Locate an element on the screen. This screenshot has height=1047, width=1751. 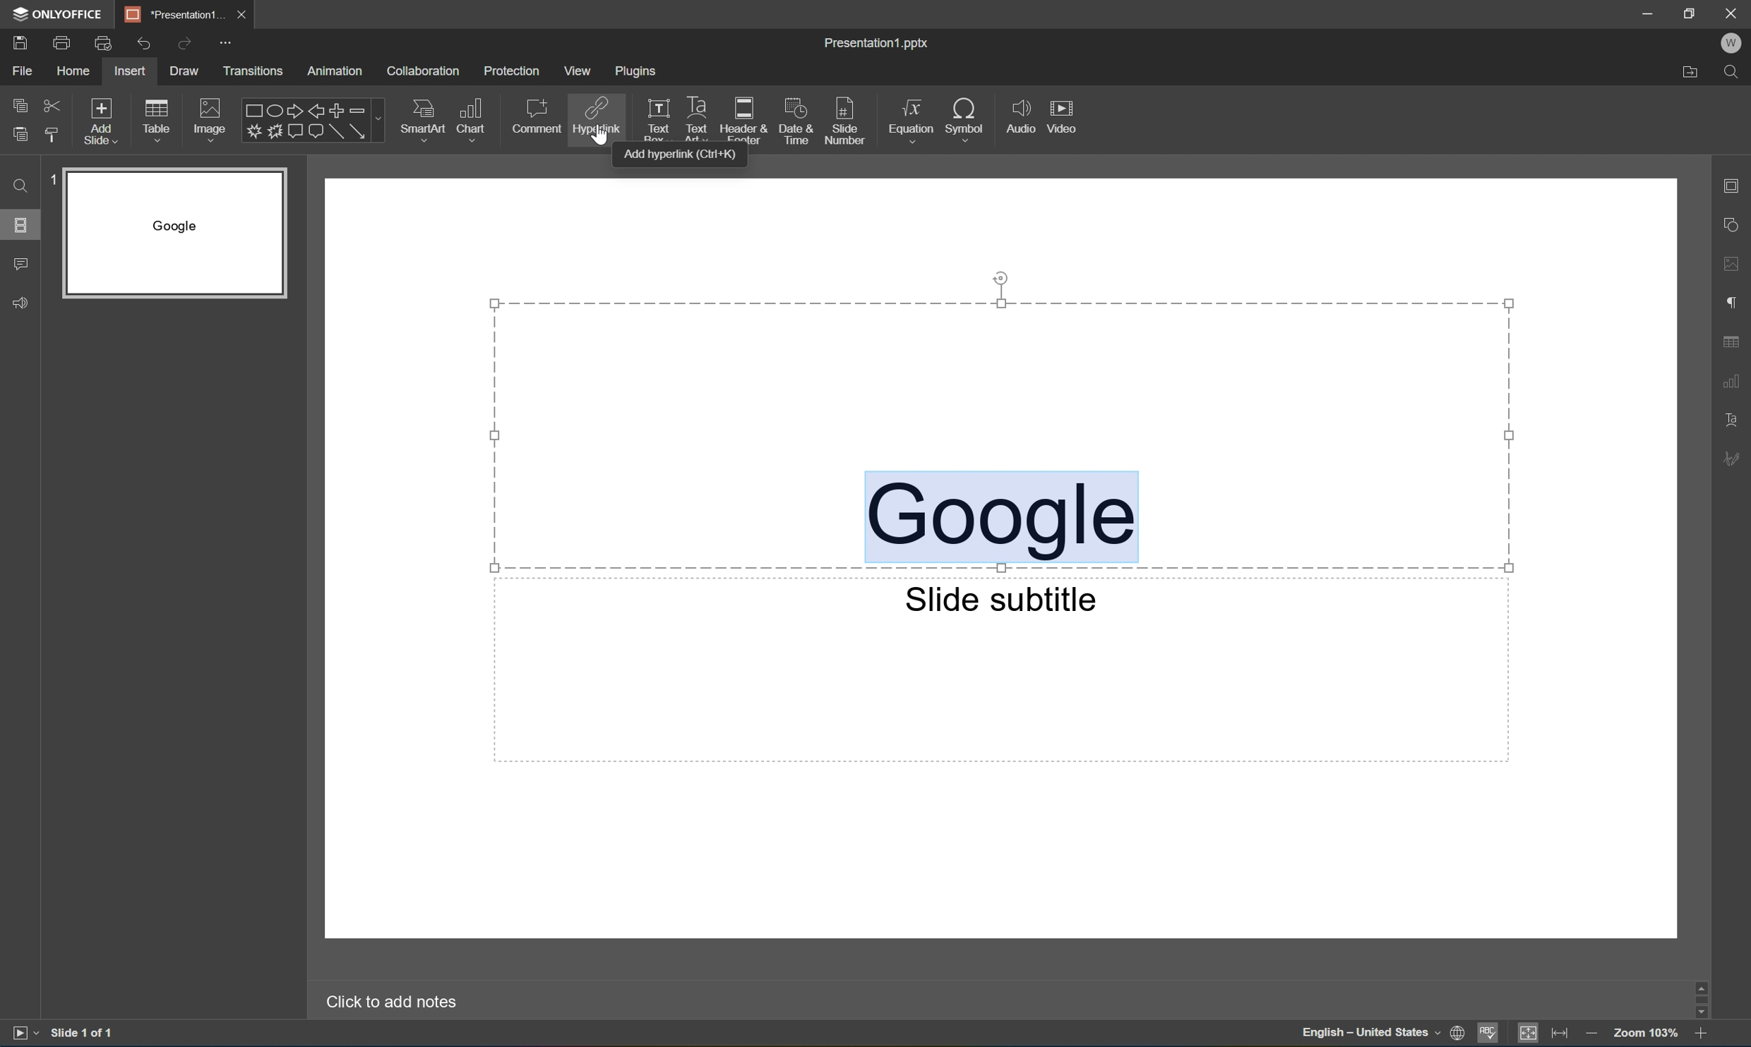
Draw is located at coordinates (184, 71).